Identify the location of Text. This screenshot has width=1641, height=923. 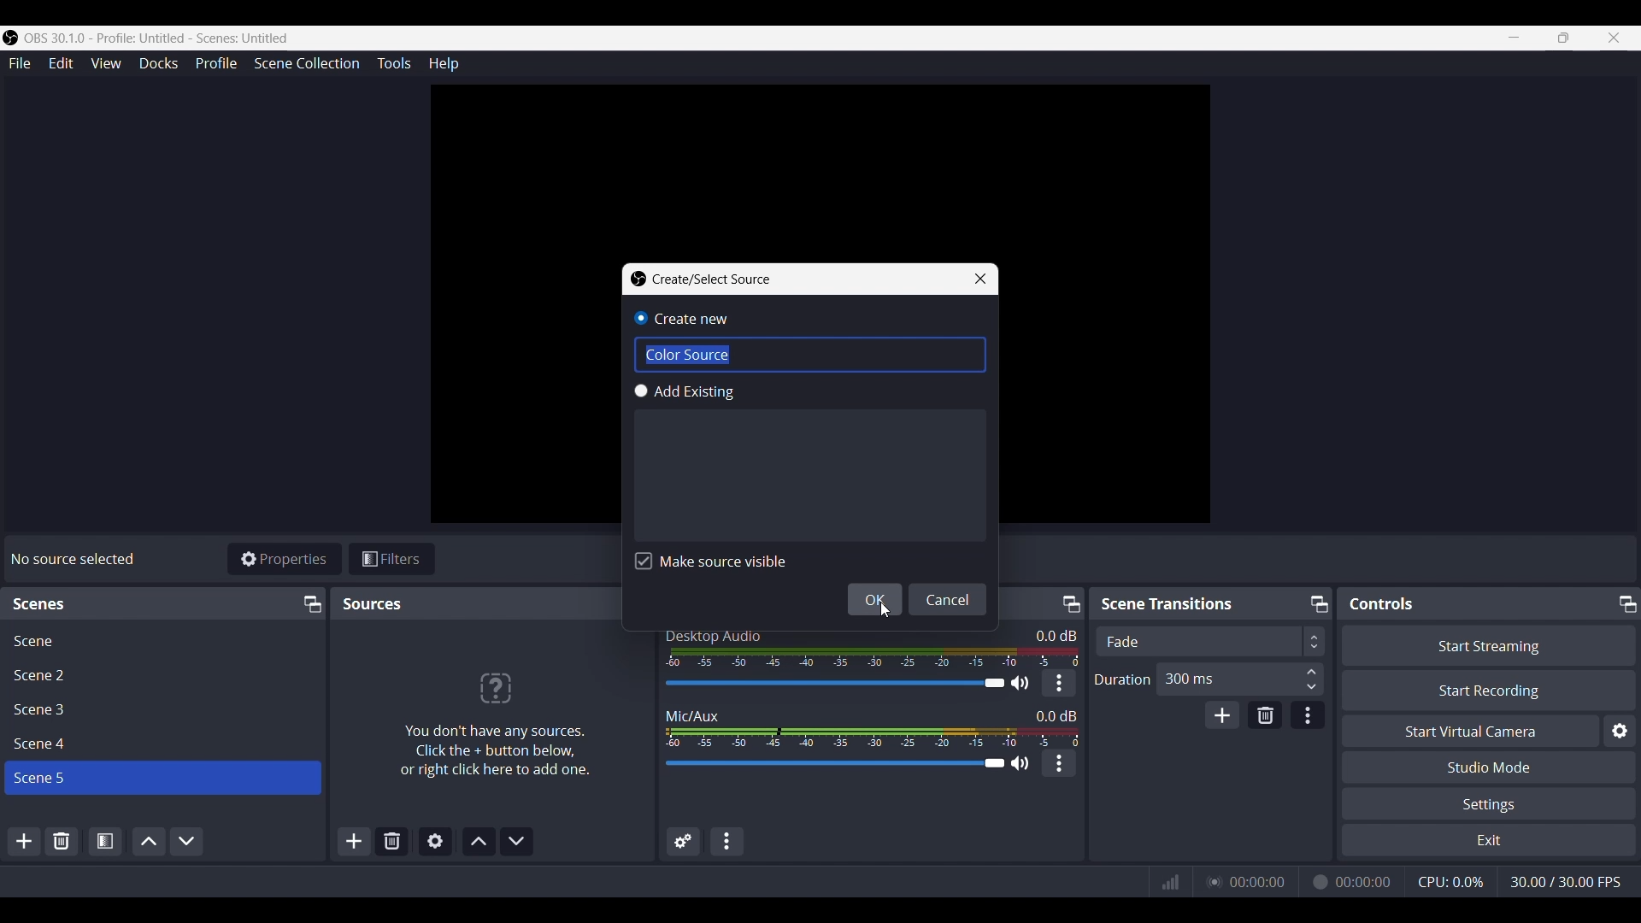
(712, 635).